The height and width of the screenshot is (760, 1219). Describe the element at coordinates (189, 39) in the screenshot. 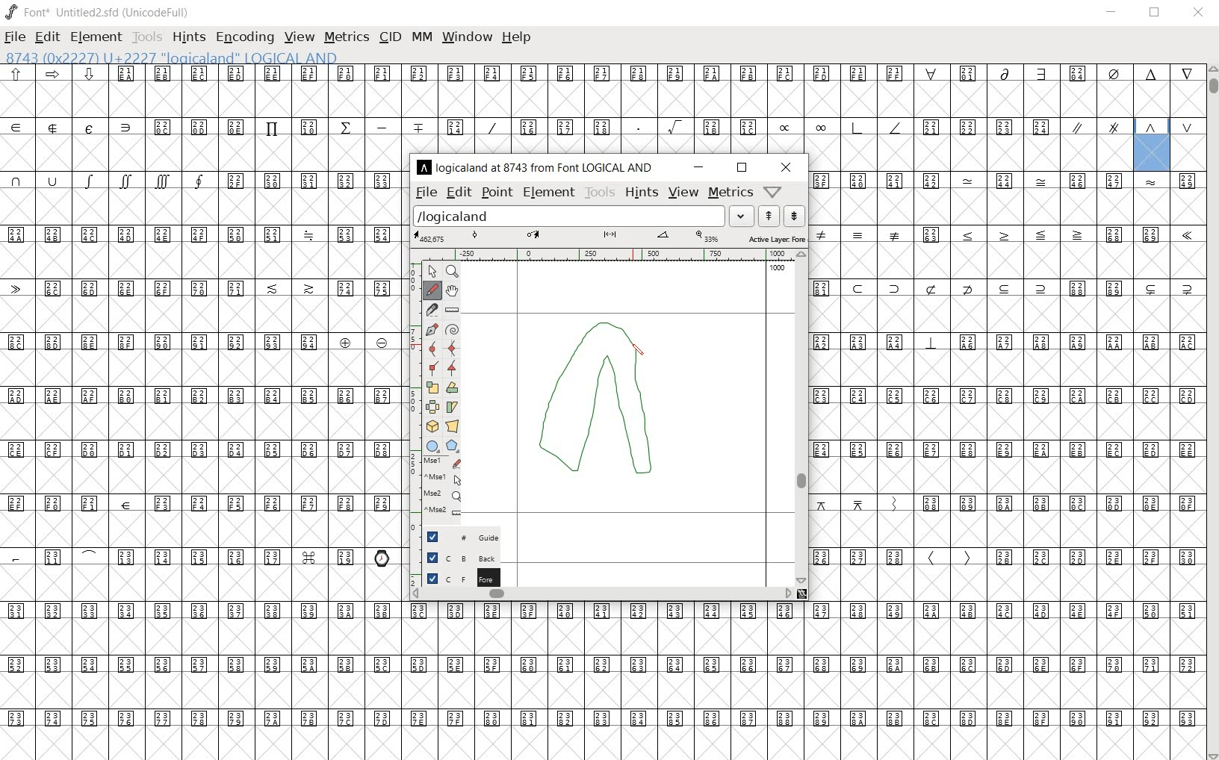

I see `hints` at that location.